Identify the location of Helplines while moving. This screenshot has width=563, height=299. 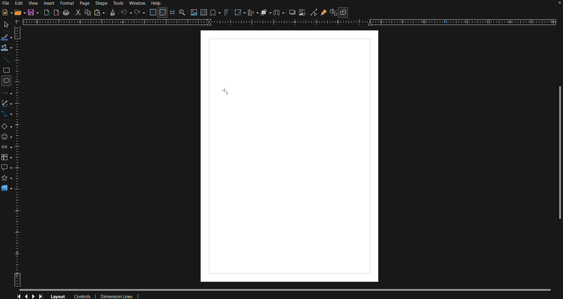
(172, 13).